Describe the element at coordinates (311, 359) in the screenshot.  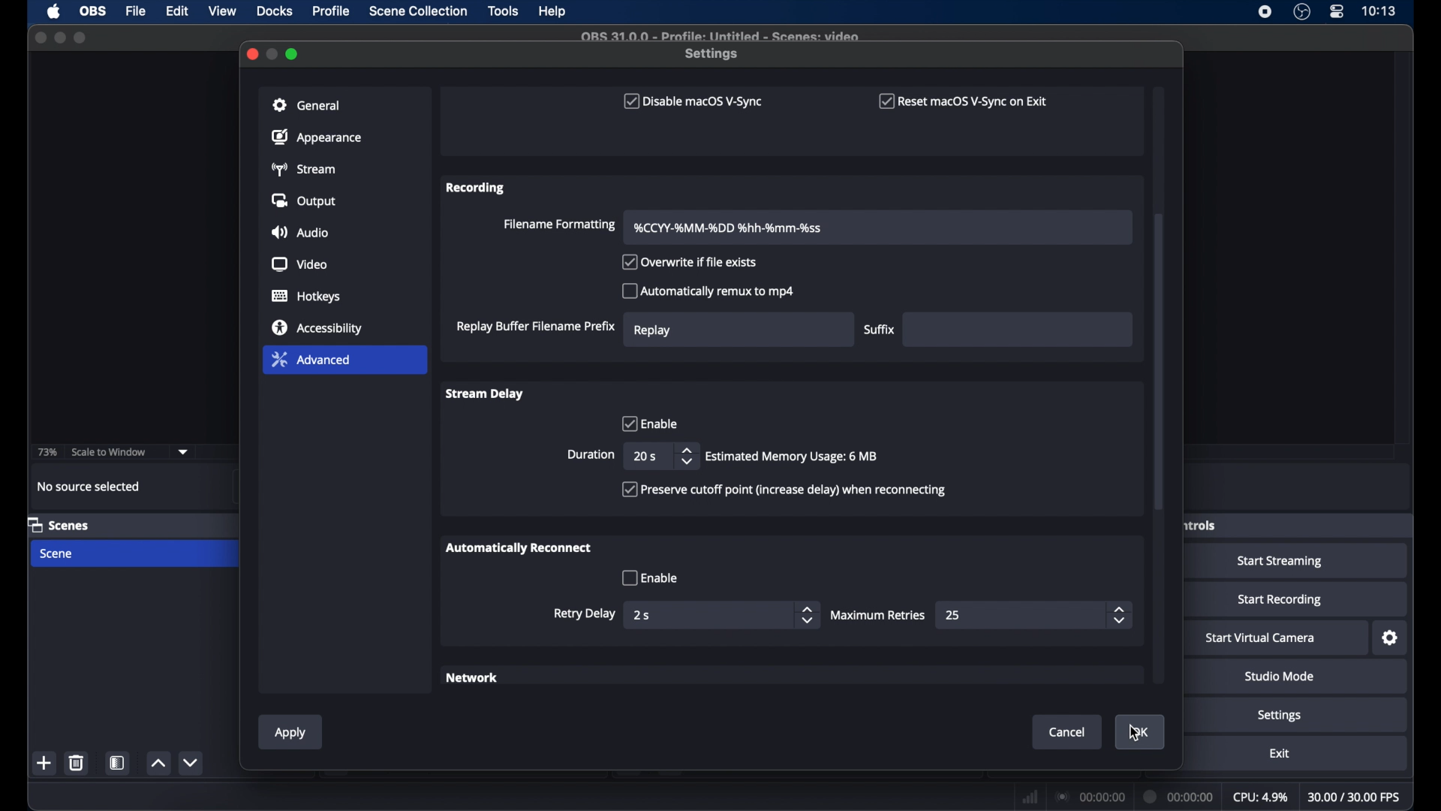
I see `advanced ` at that location.